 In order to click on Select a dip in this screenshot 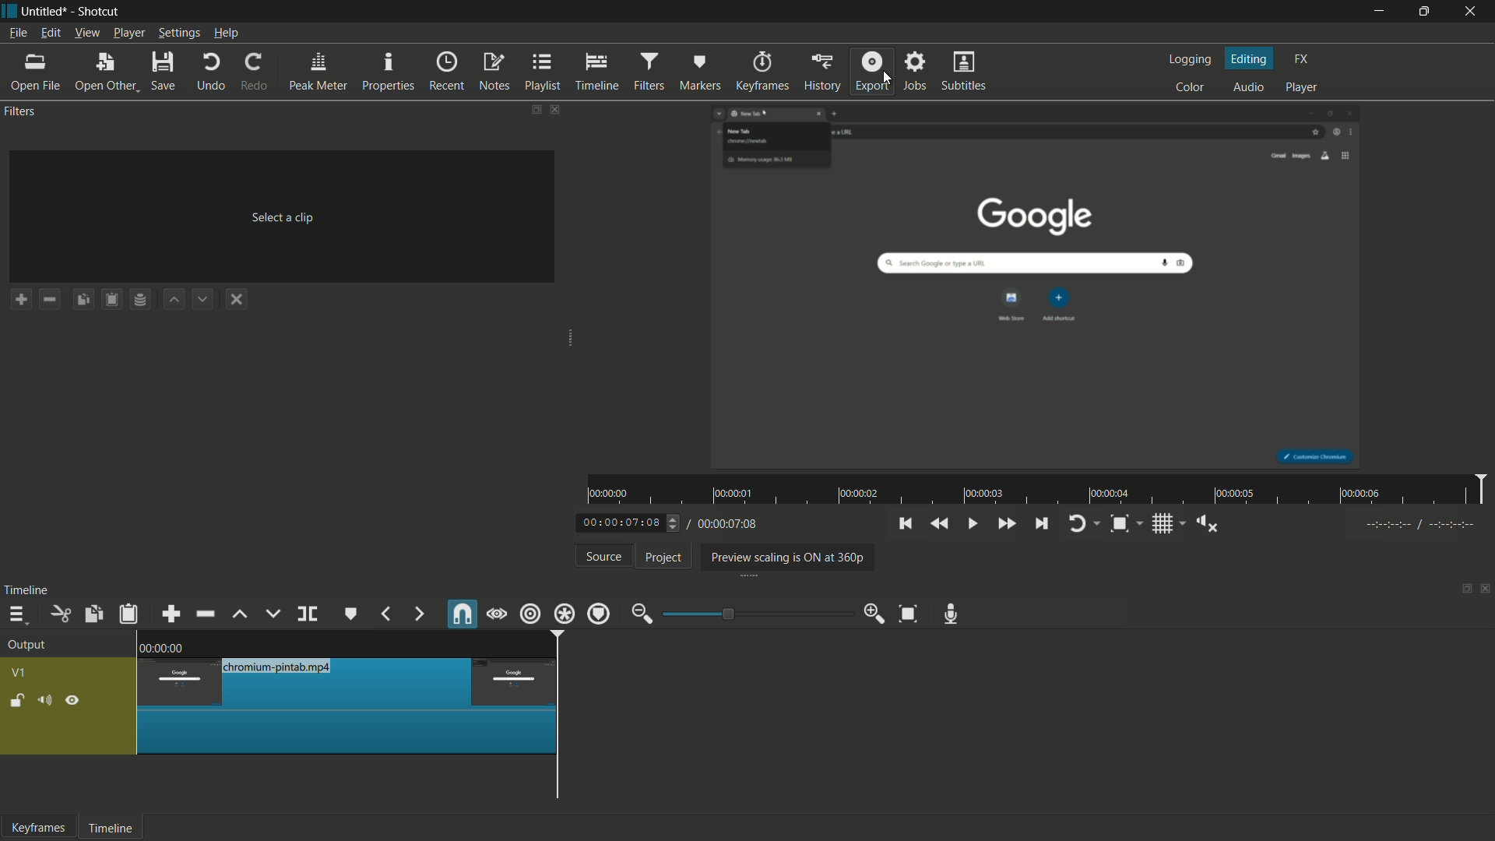, I will do `click(280, 215)`.